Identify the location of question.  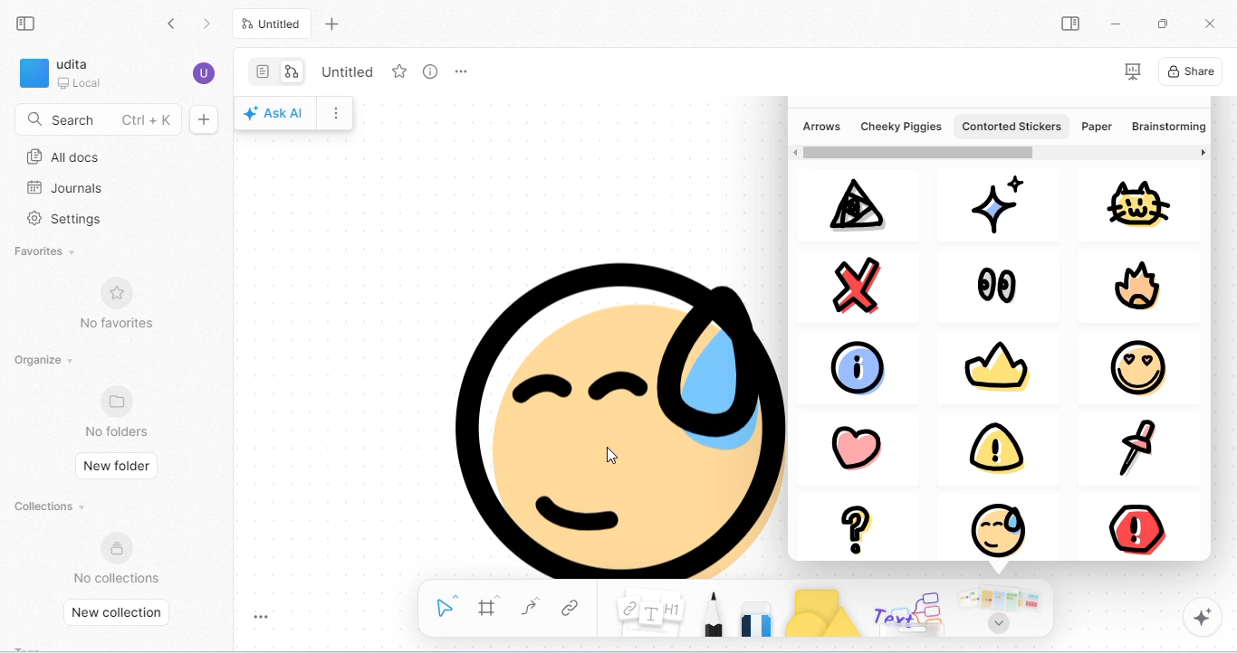
(859, 527).